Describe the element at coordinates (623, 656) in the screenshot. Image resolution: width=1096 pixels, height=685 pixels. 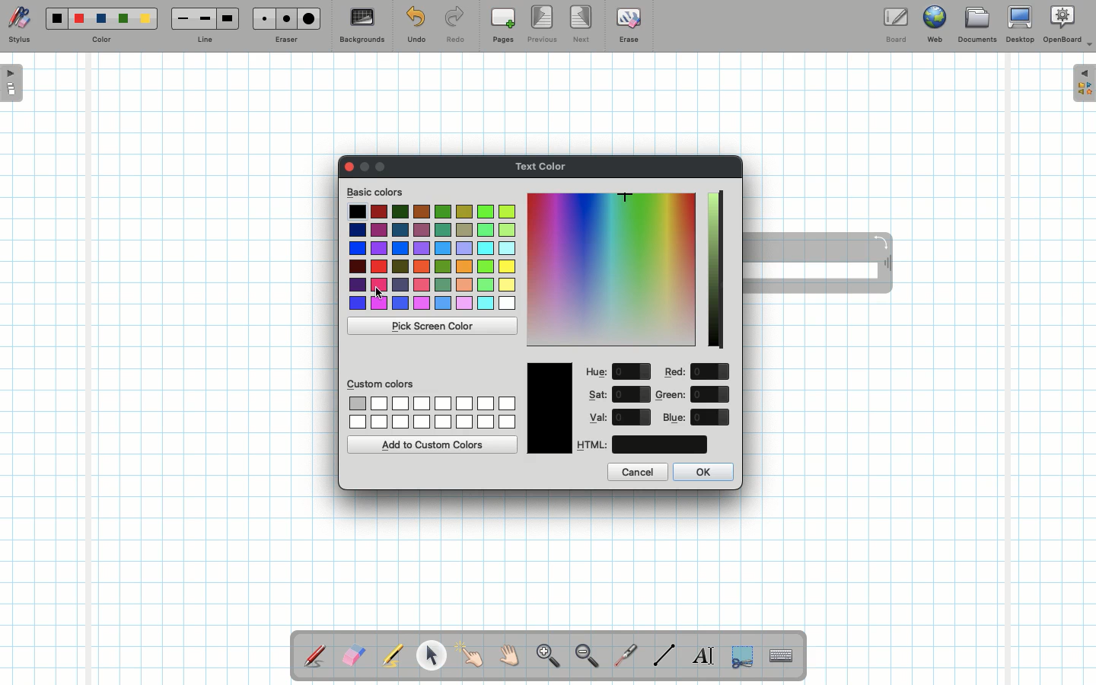
I see `Laser pointer` at that location.